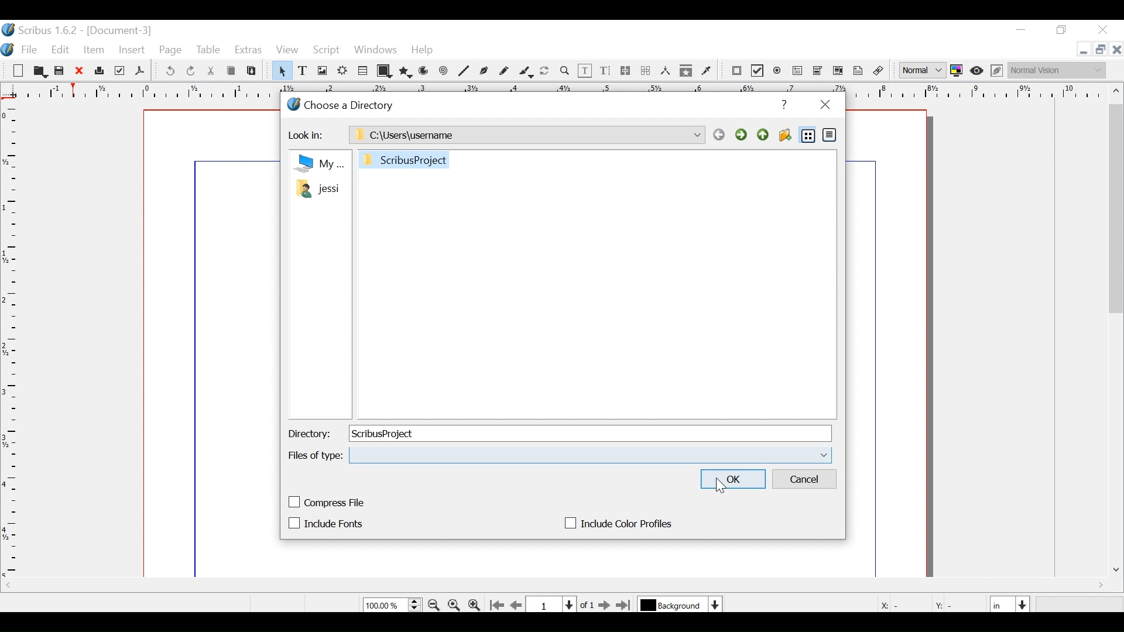  What do you see at coordinates (317, 455) in the screenshot?
I see `Files of type` at bounding box center [317, 455].